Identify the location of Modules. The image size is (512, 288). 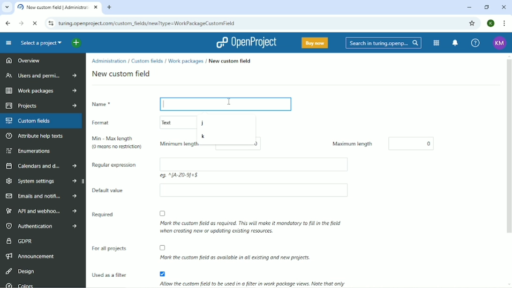
(435, 43).